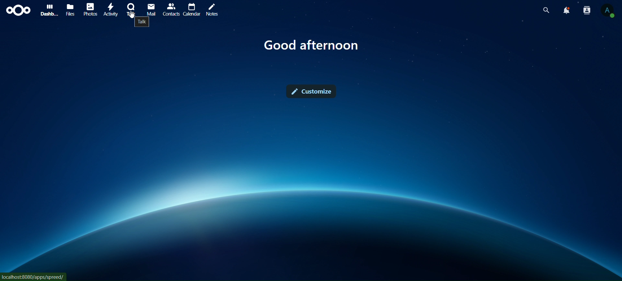 The height and width of the screenshot is (281, 622). What do you see at coordinates (587, 10) in the screenshot?
I see `search contacts` at bounding box center [587, 10].